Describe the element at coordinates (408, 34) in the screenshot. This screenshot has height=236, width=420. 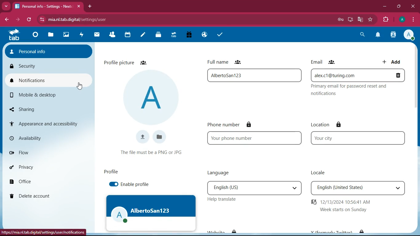
I see `Account` at that location.